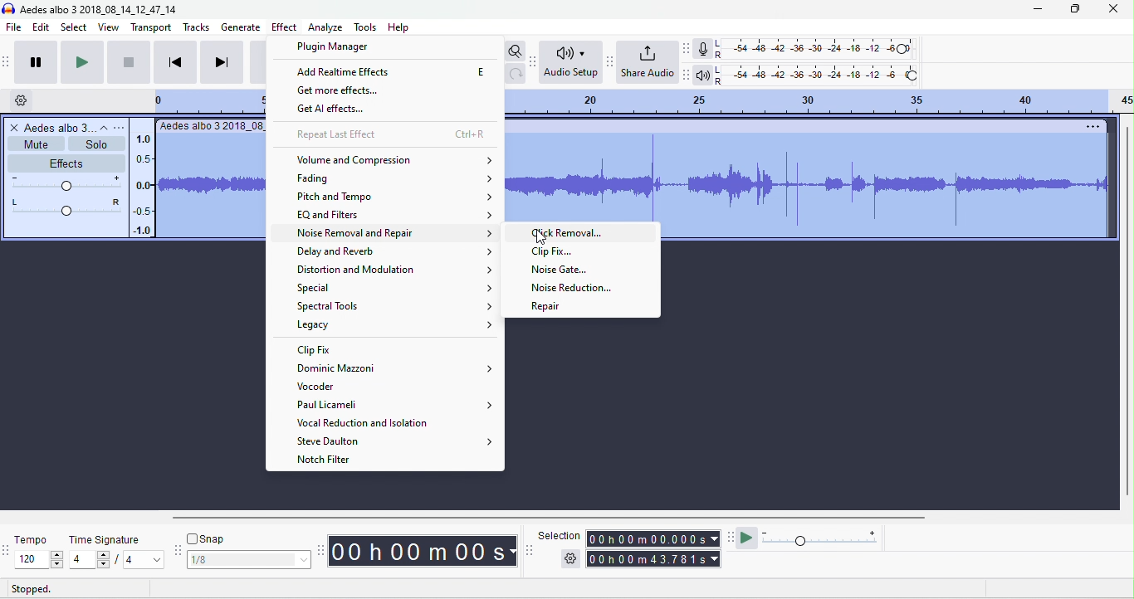 This screenshot has width=1134, height=599. Describe the element at coordinates (37, 61) in the screenshot. I see `pause` at that location.